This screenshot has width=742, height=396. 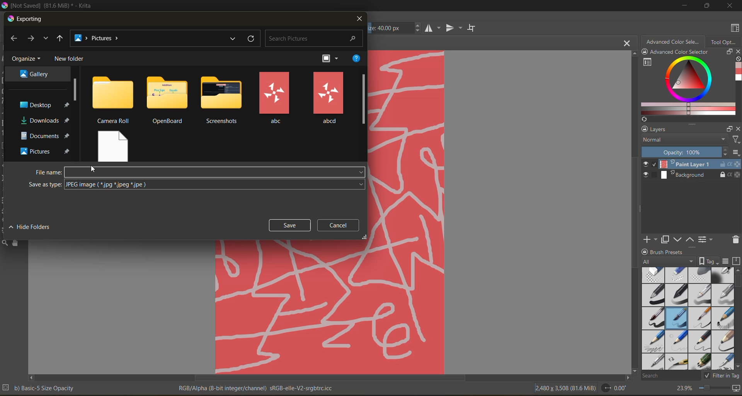 What do you see at coordinates (100, 39) in the screenshot?
I see `location path` at bounding box center [100, 39].